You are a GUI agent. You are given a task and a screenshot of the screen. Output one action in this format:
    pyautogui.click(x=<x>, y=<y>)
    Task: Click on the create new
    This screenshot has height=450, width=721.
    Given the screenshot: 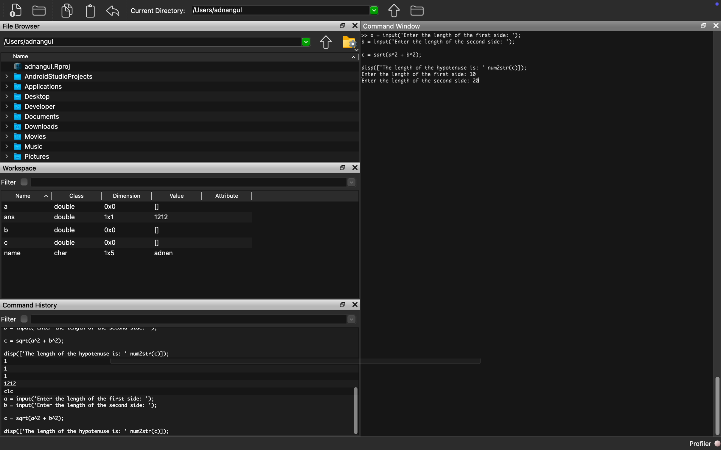 What is the action you would take?
    pyautogui.click(x=18, y=10)
    